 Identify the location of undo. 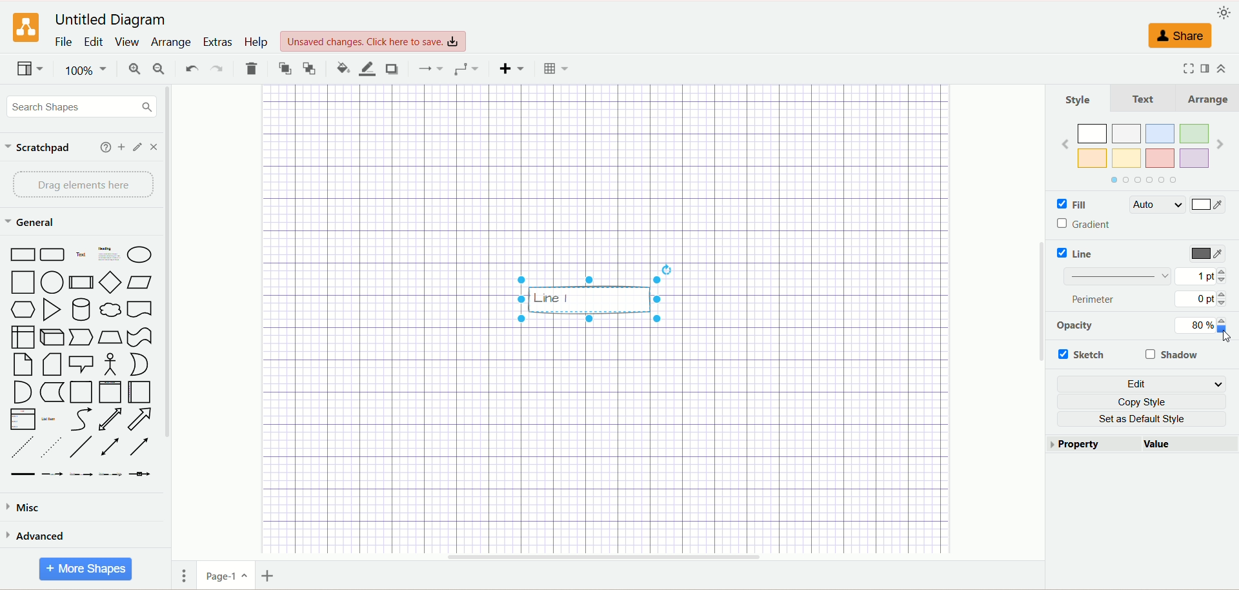
(189, 68).